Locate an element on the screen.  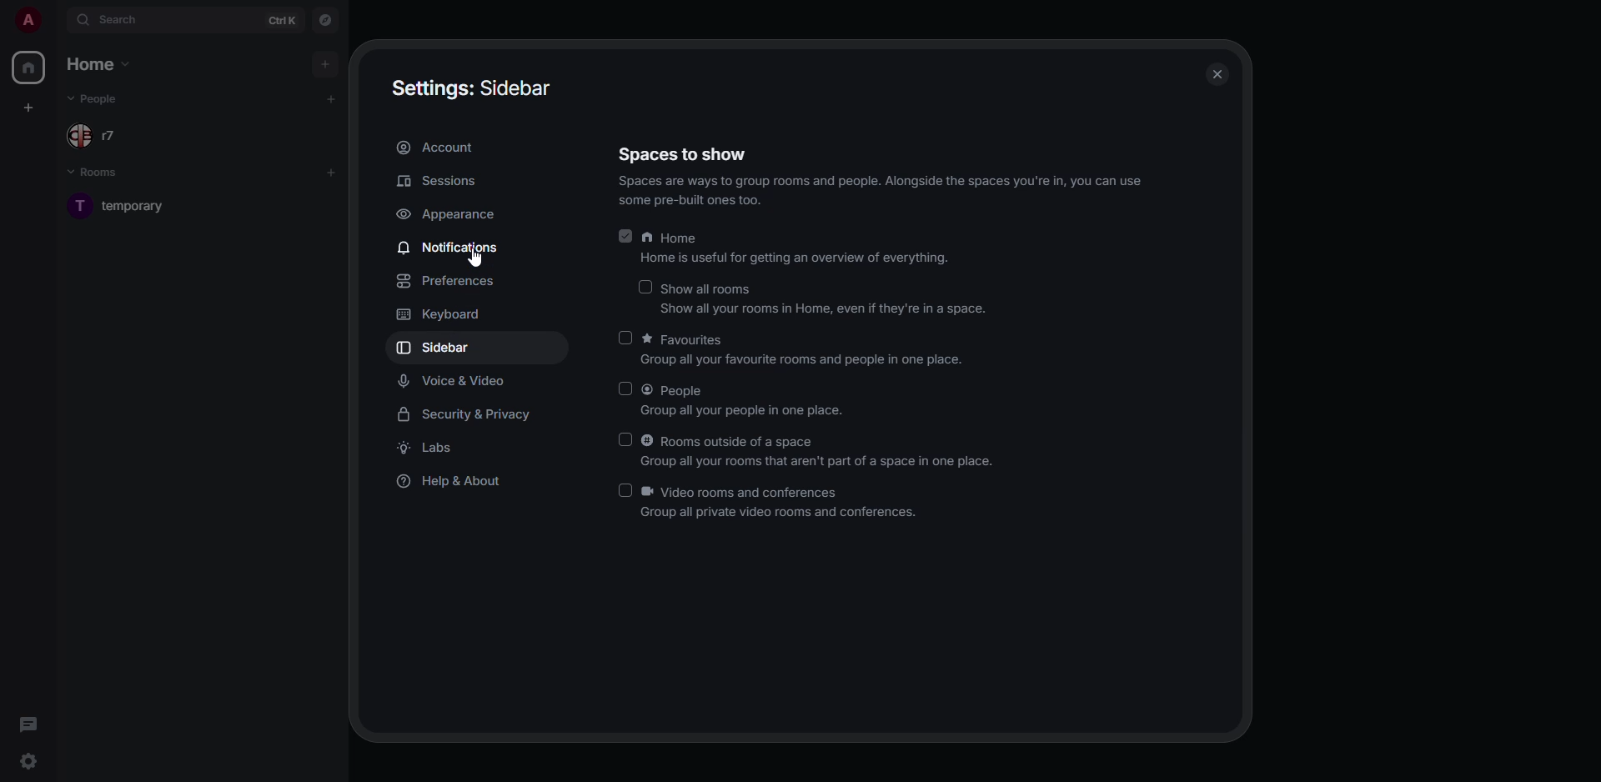
spaces to show is located at coordinates (683, 153).